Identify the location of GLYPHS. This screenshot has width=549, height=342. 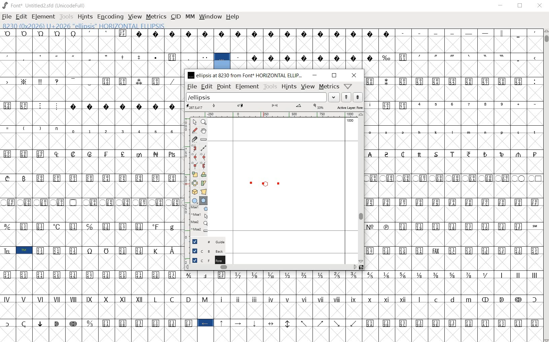
(89, 183).